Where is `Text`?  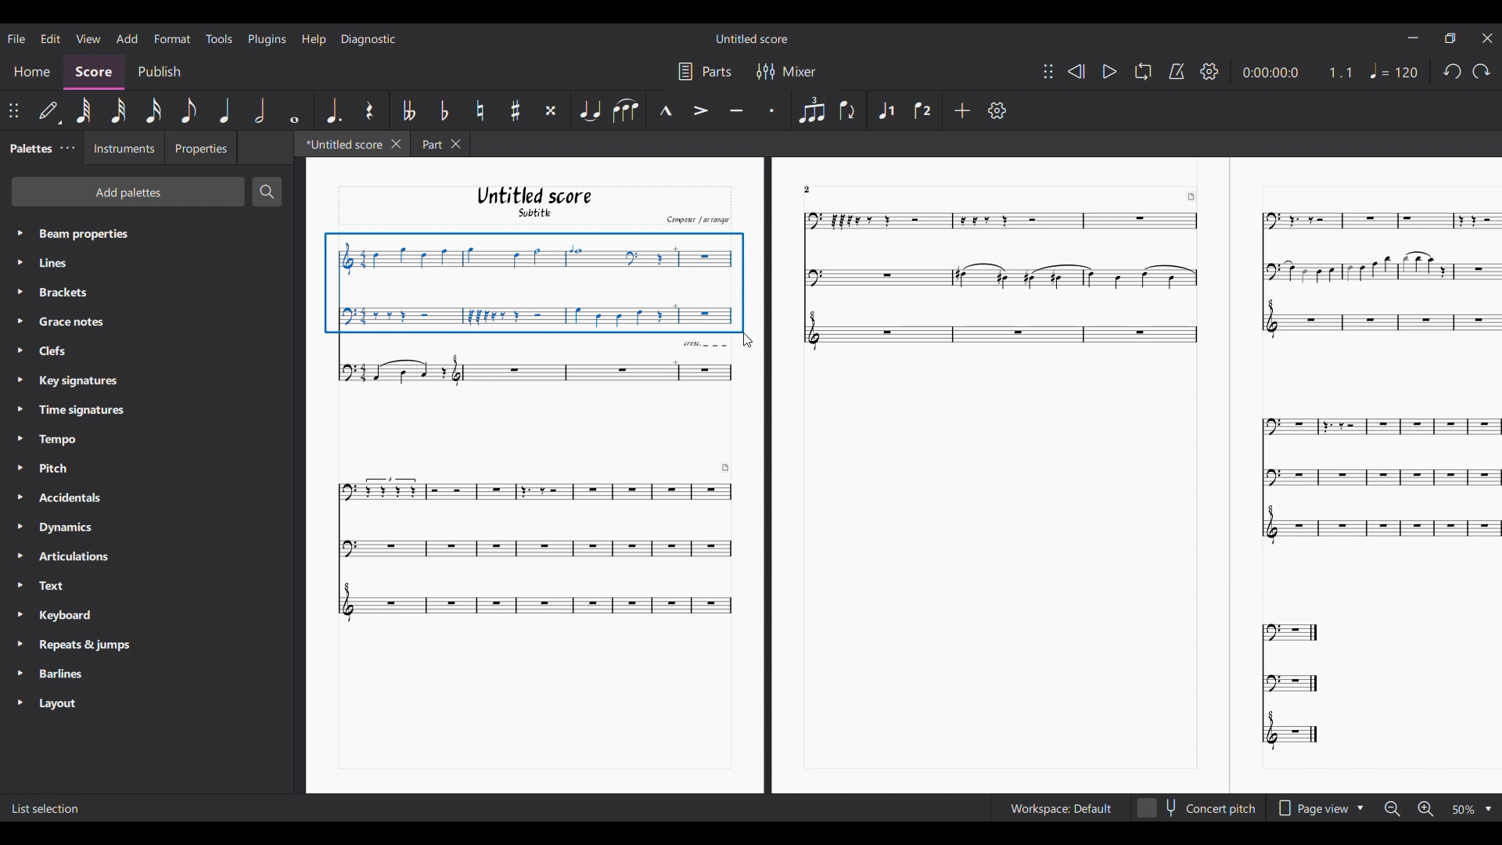
Text is located at coordinates (73, 585).